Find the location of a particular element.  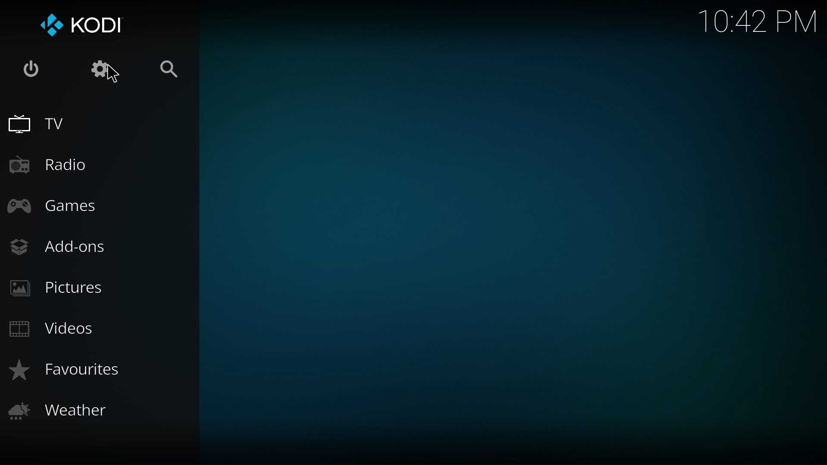

favorites is located at coordinates (66, 370).